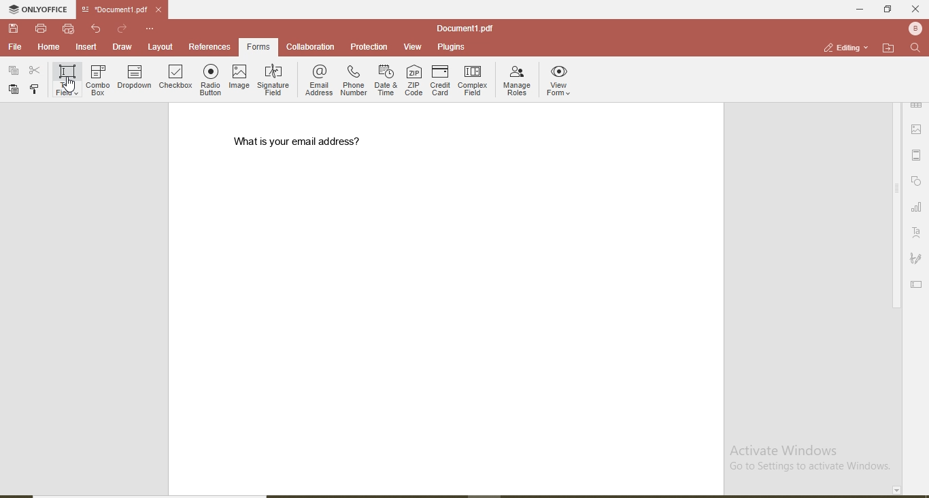 The width and height of the screenshot is (929, 498). Describe the element at coordinates (163, 10) in the screenshot. I see `close file` at that location.